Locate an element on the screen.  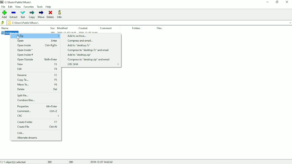
Add to "desktop.zip" is located at coordinates (79, 55).